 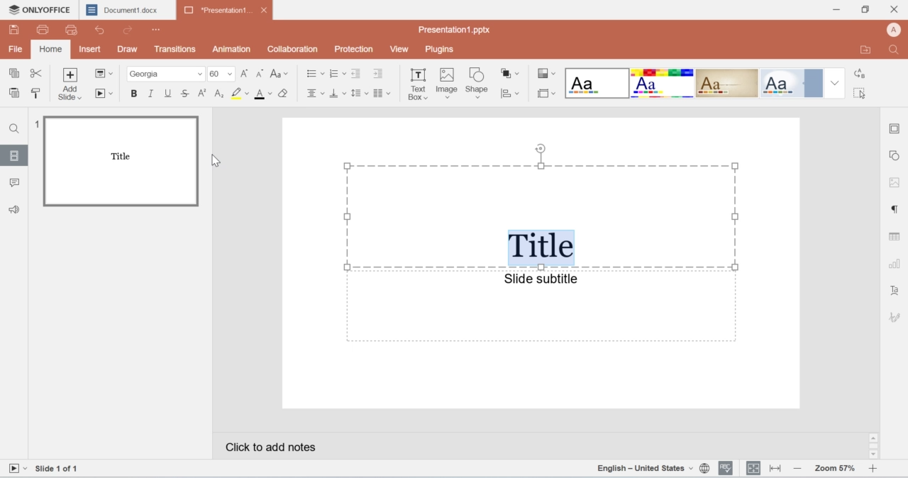 I want to click on graph settings, so click(x=893, y=266).